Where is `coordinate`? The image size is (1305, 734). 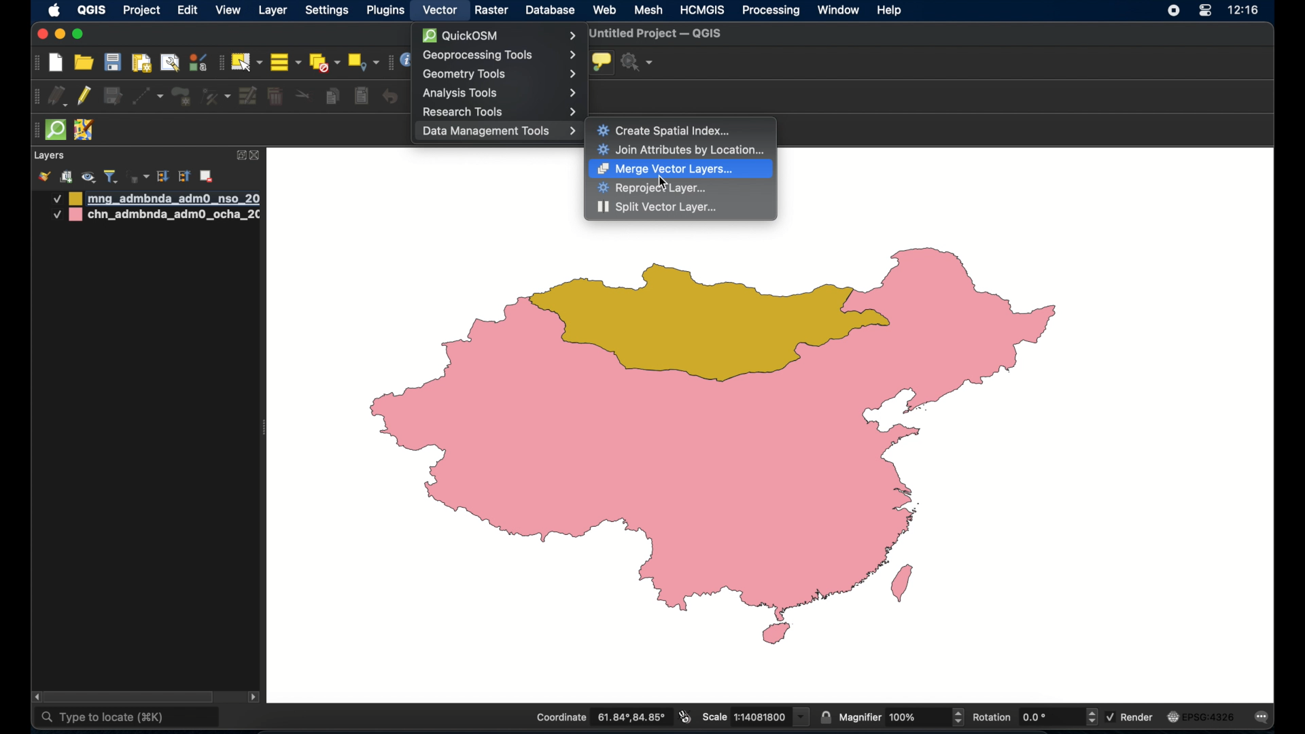 coordinate is located at coordinates (600, 718).